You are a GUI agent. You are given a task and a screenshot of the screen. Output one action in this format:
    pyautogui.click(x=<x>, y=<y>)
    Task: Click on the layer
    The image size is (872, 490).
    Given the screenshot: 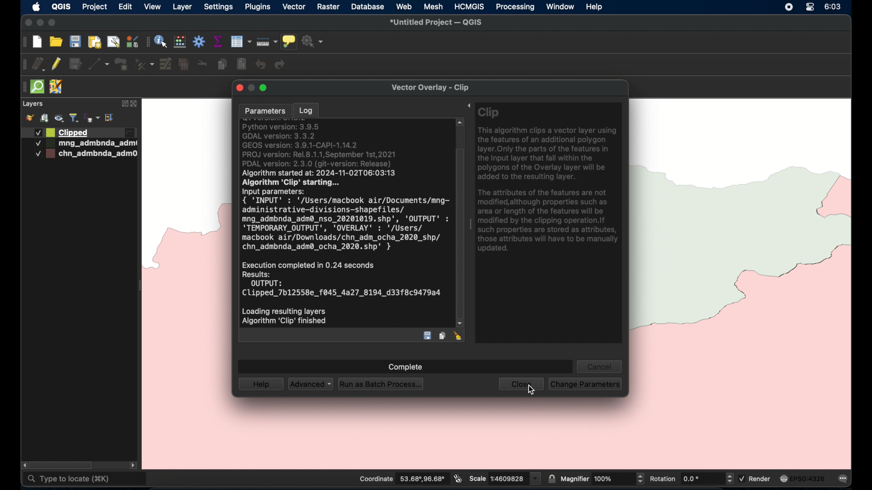 What is the action you would take?
    pyautogui.click(x=182, y=8)
    